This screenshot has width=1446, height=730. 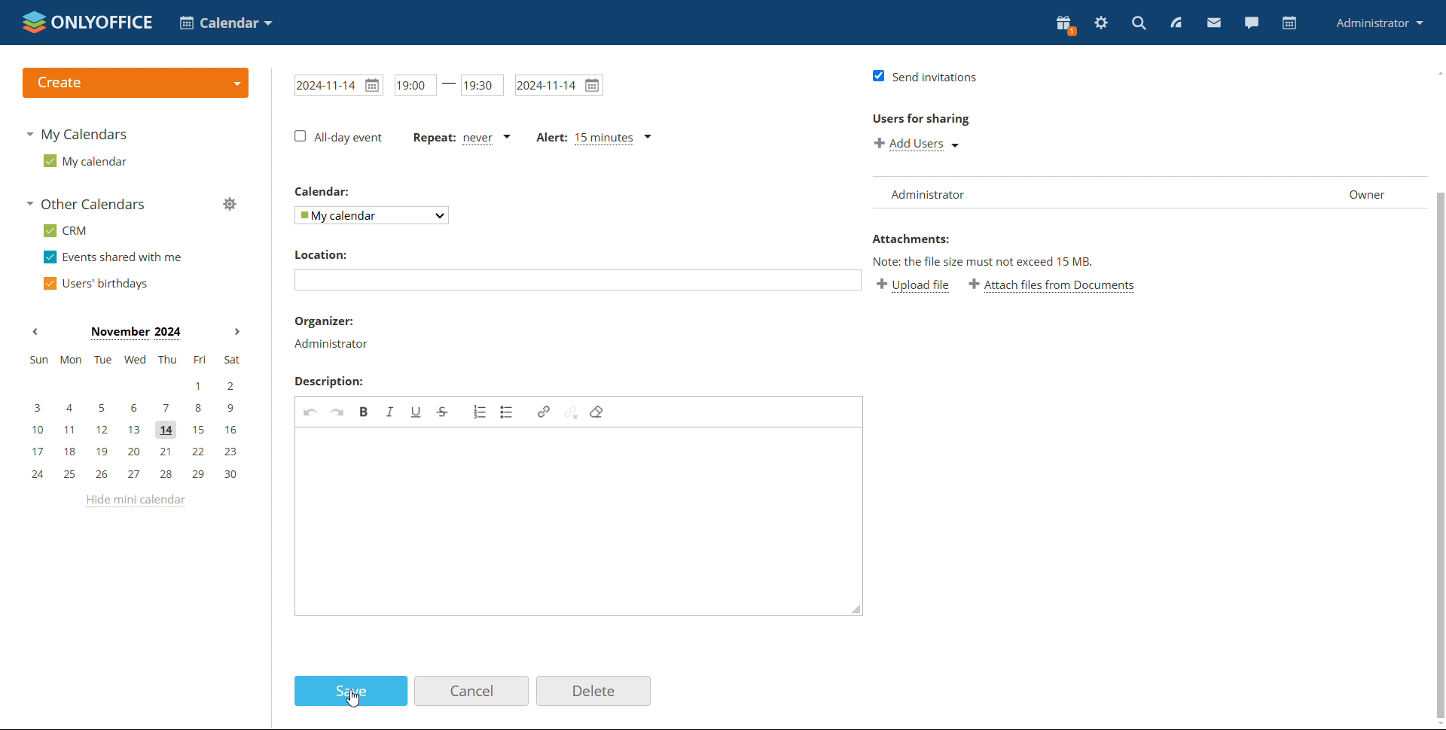 I want to click on hide mini calendar, so click(x=133, y=500).